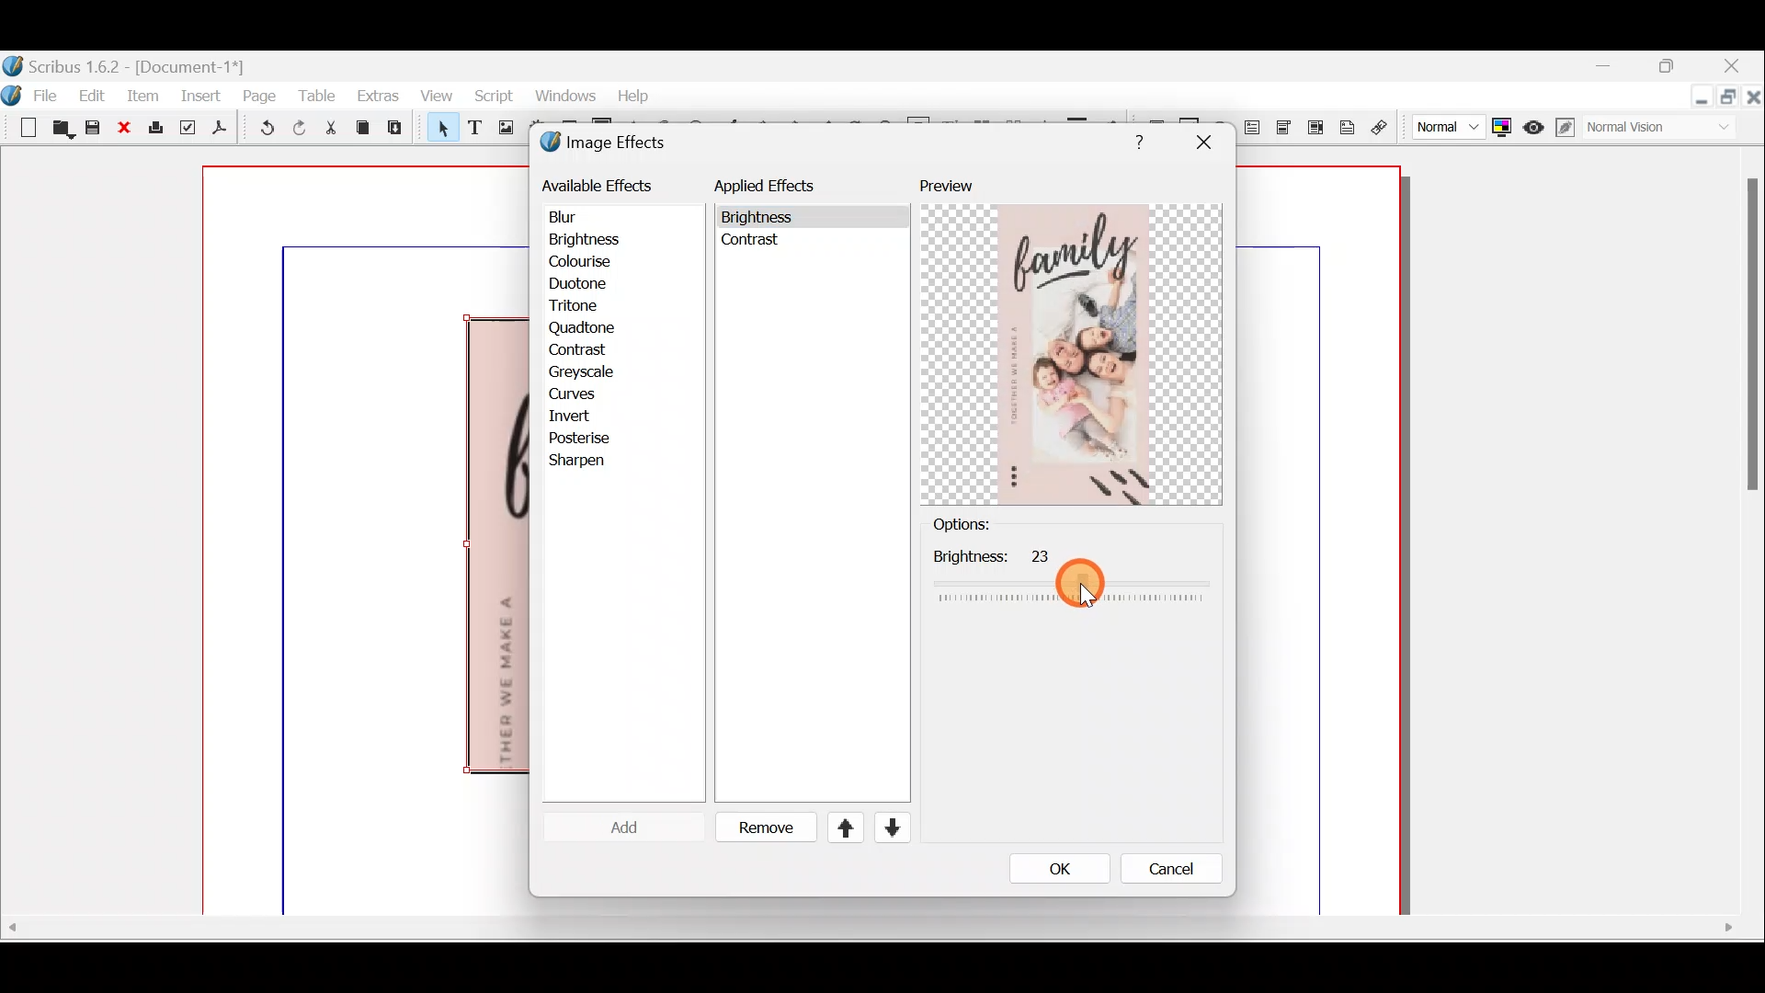 The image size is (1765, 993). What do you see at coordinates (1202, 143) in the screenshot?
I see `` at bounding box center [1202, 143].